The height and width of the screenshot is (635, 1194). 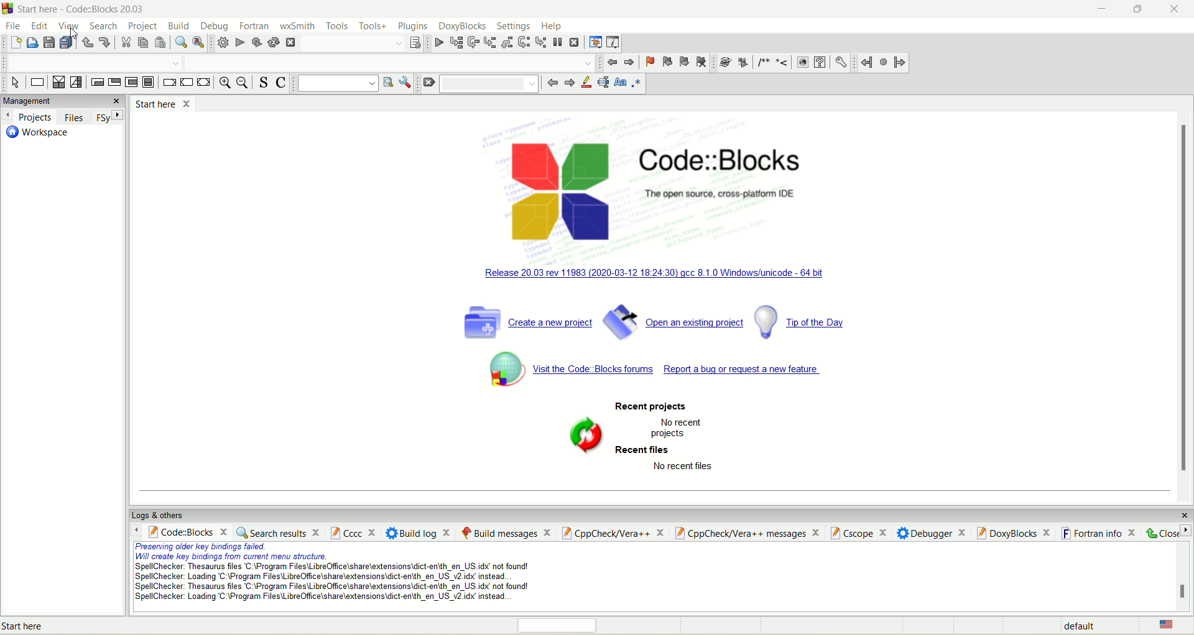 What do you see at coordinates (673, 320) in the screenshot?
I see `open and existing project` at bounding box center [673, 320].